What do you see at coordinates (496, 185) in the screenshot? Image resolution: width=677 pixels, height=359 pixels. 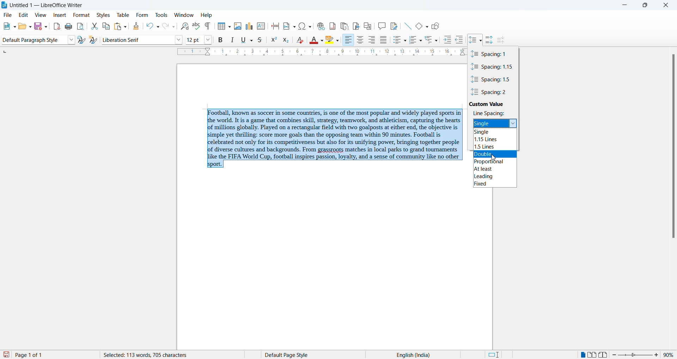 I see `fixed` at bounding box center [496, 185].